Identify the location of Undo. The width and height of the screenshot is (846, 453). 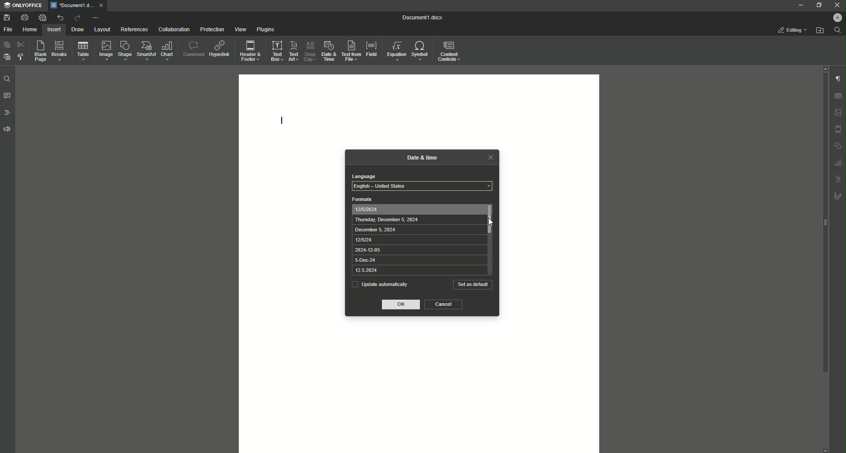
(59, 17).